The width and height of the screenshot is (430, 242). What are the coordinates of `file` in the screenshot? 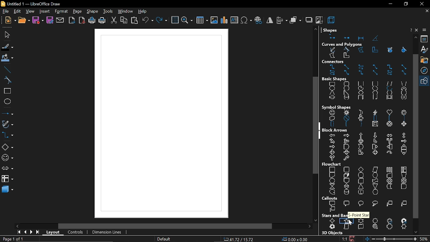 It's located at (5, 11).